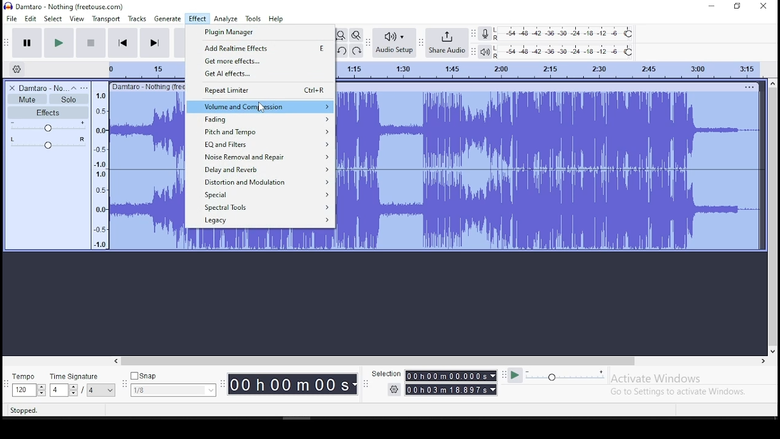  Describe the element at coordinates (342, 37) in the screenshot. I see `fit project to width` at that location.